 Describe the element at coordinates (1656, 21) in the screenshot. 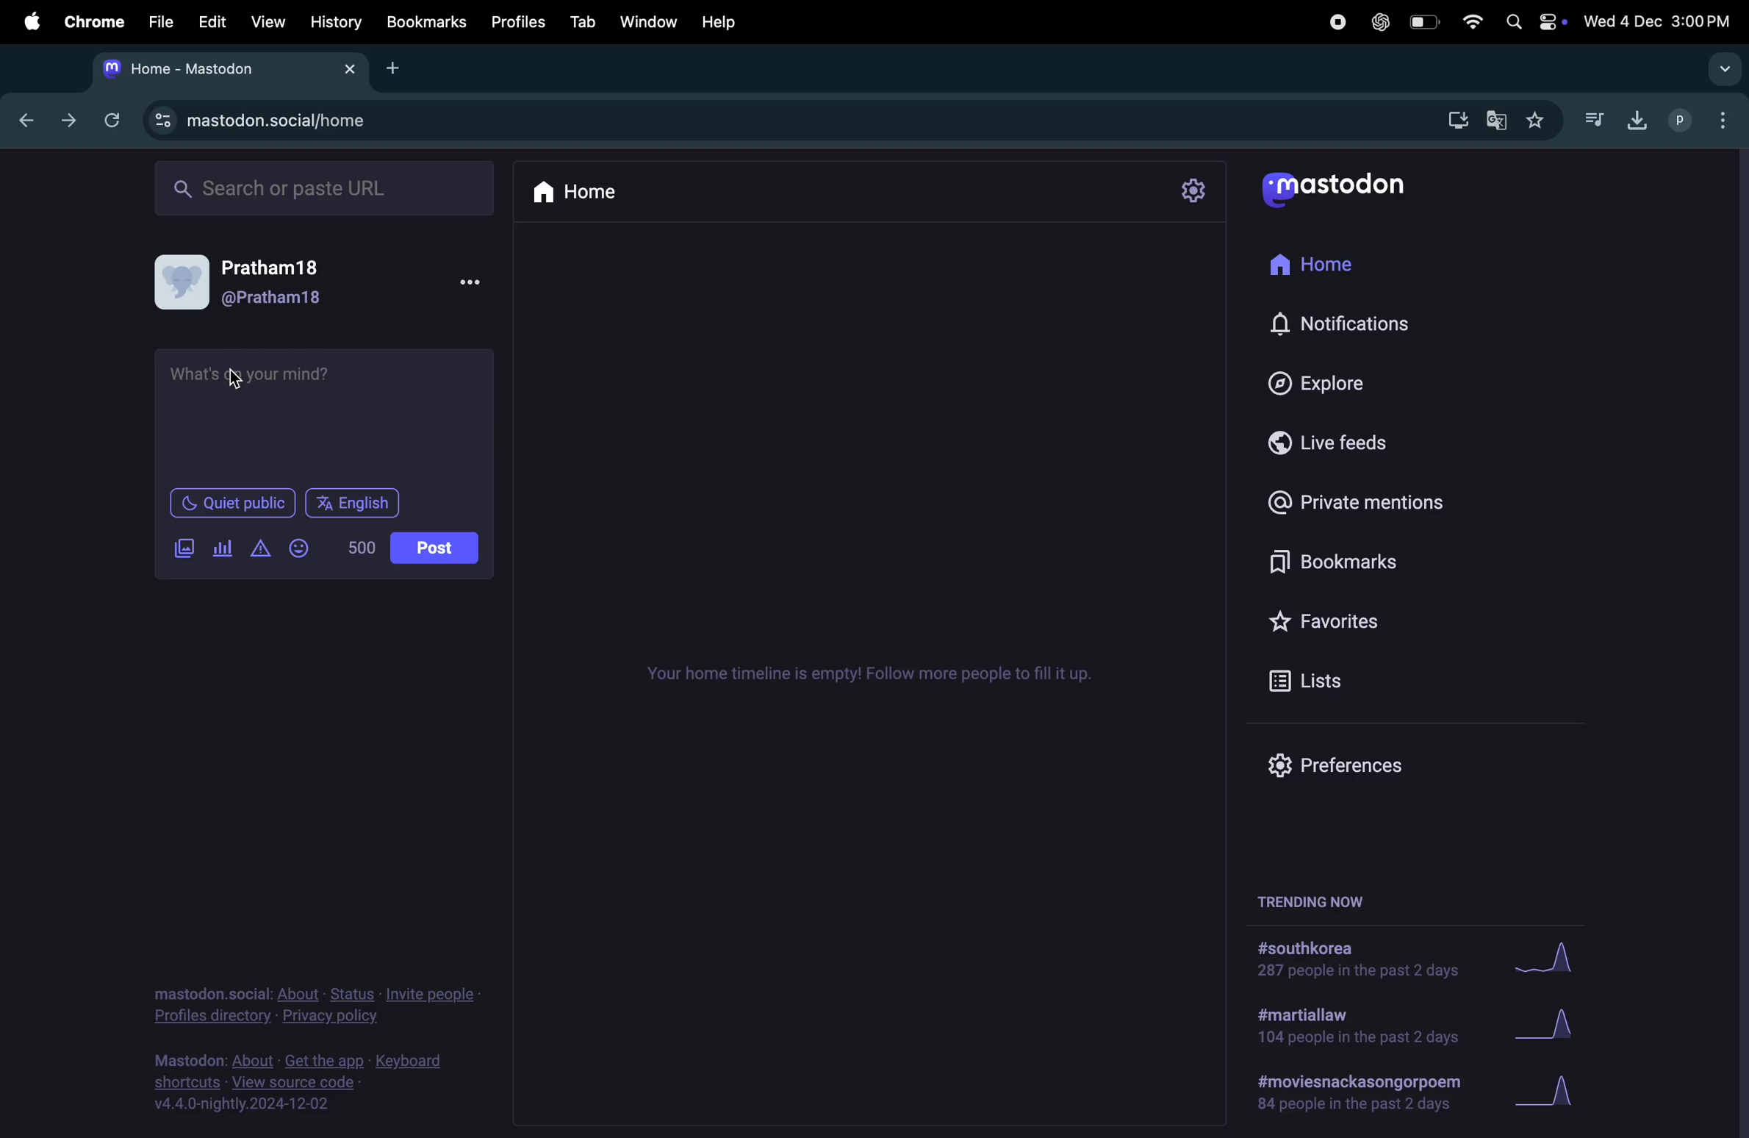

I see `date and time` at that location.